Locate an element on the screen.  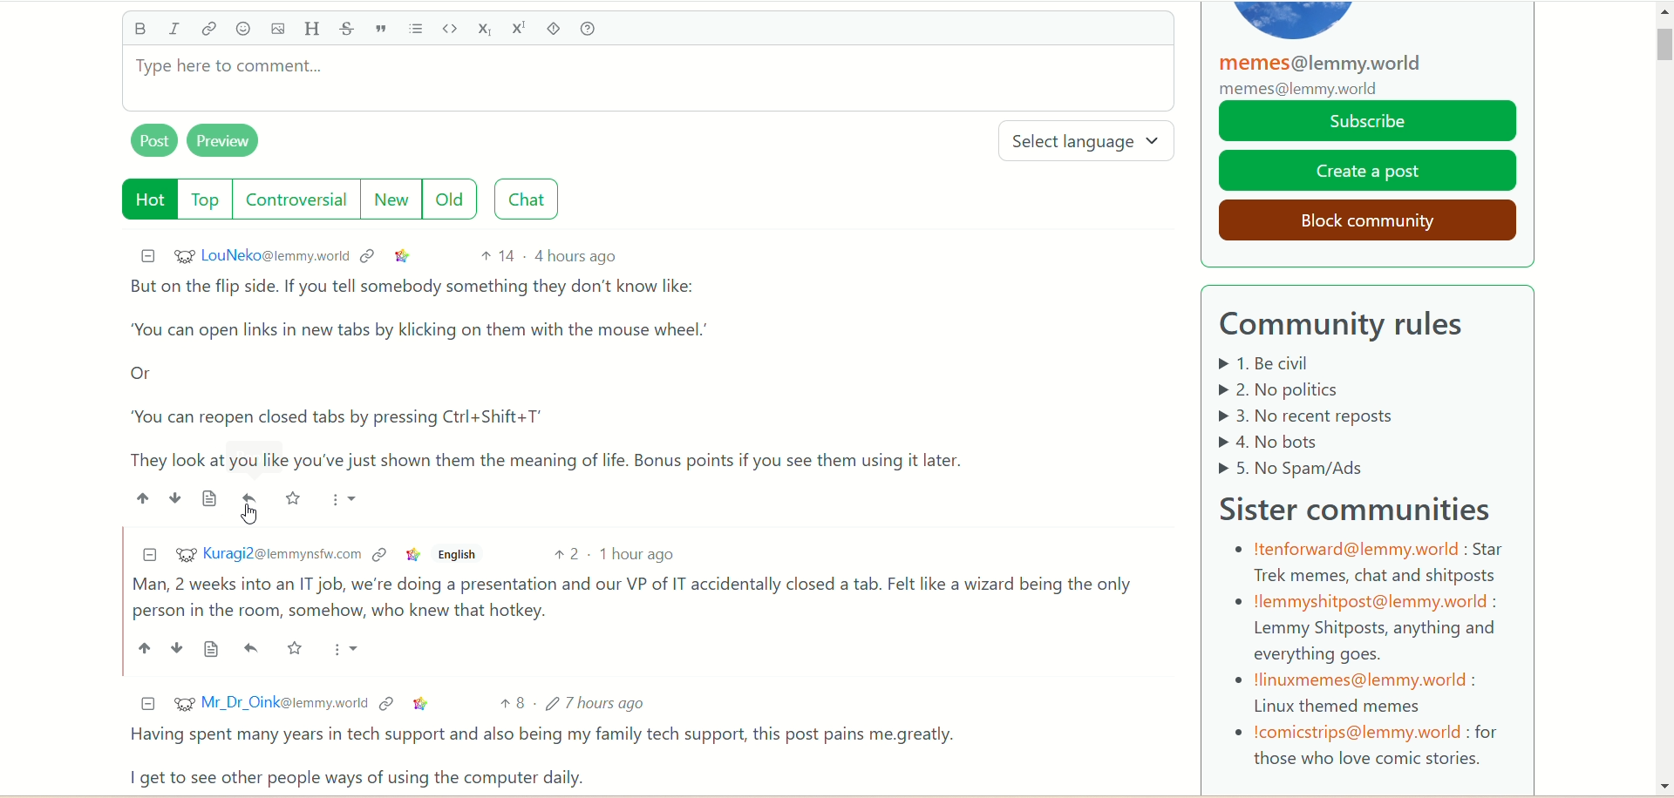
Scroll up arrow is located at coordinates (1662, 14).